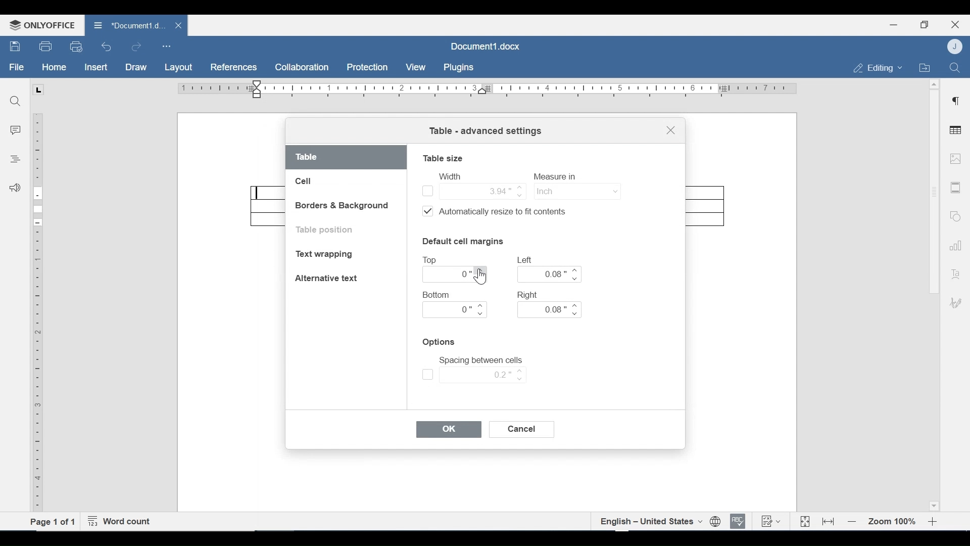 This screenshot has width=970, height=546. Describe the element at coordinates (576, 191) in the screenshot. I see `Inch` at that location.